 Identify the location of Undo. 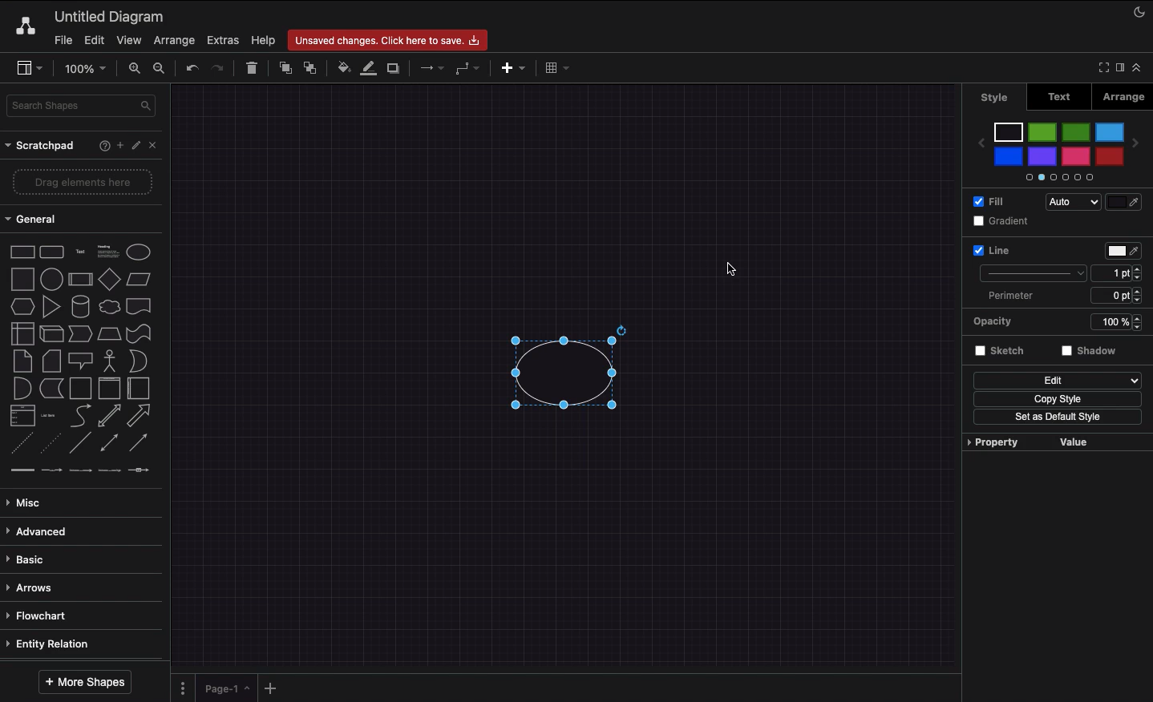
(191, 67).